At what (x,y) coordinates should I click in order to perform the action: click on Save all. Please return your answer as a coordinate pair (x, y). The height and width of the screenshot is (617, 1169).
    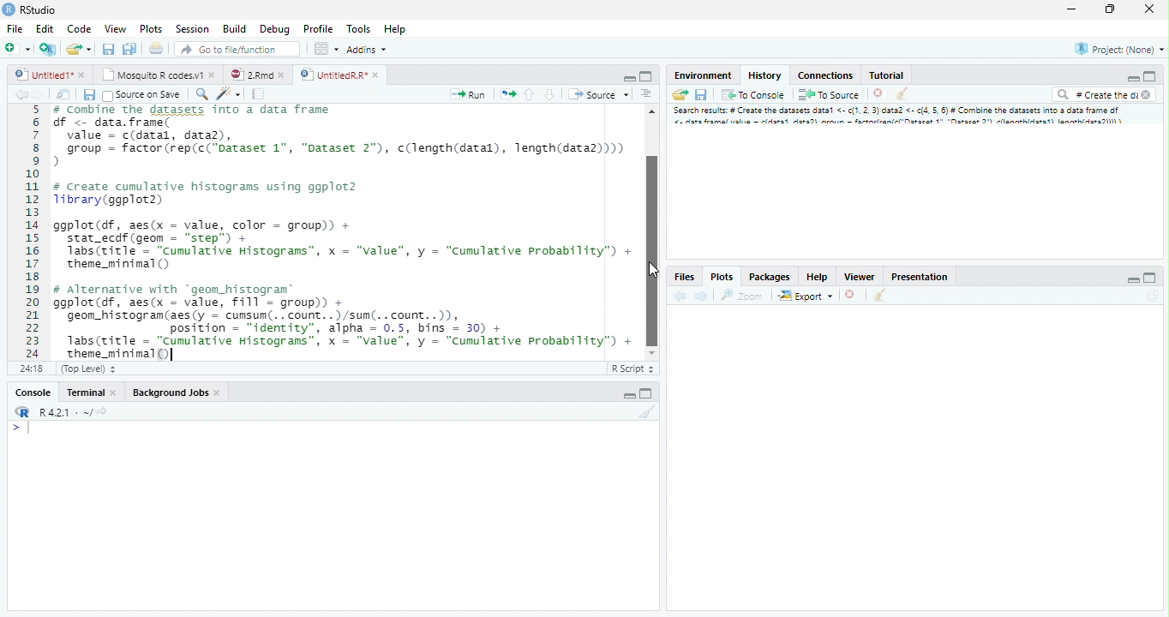
    Looking at the image, I should click on (129, 49).